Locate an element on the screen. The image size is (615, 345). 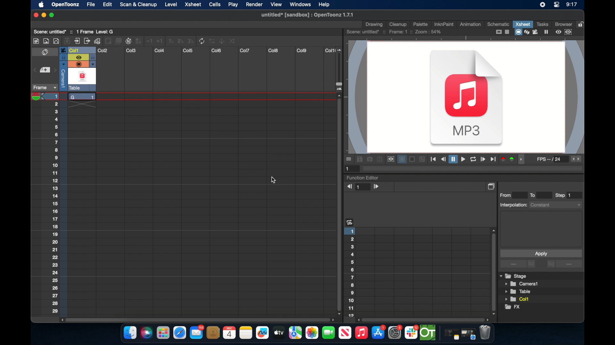
to is located at coordinates (535, 195).